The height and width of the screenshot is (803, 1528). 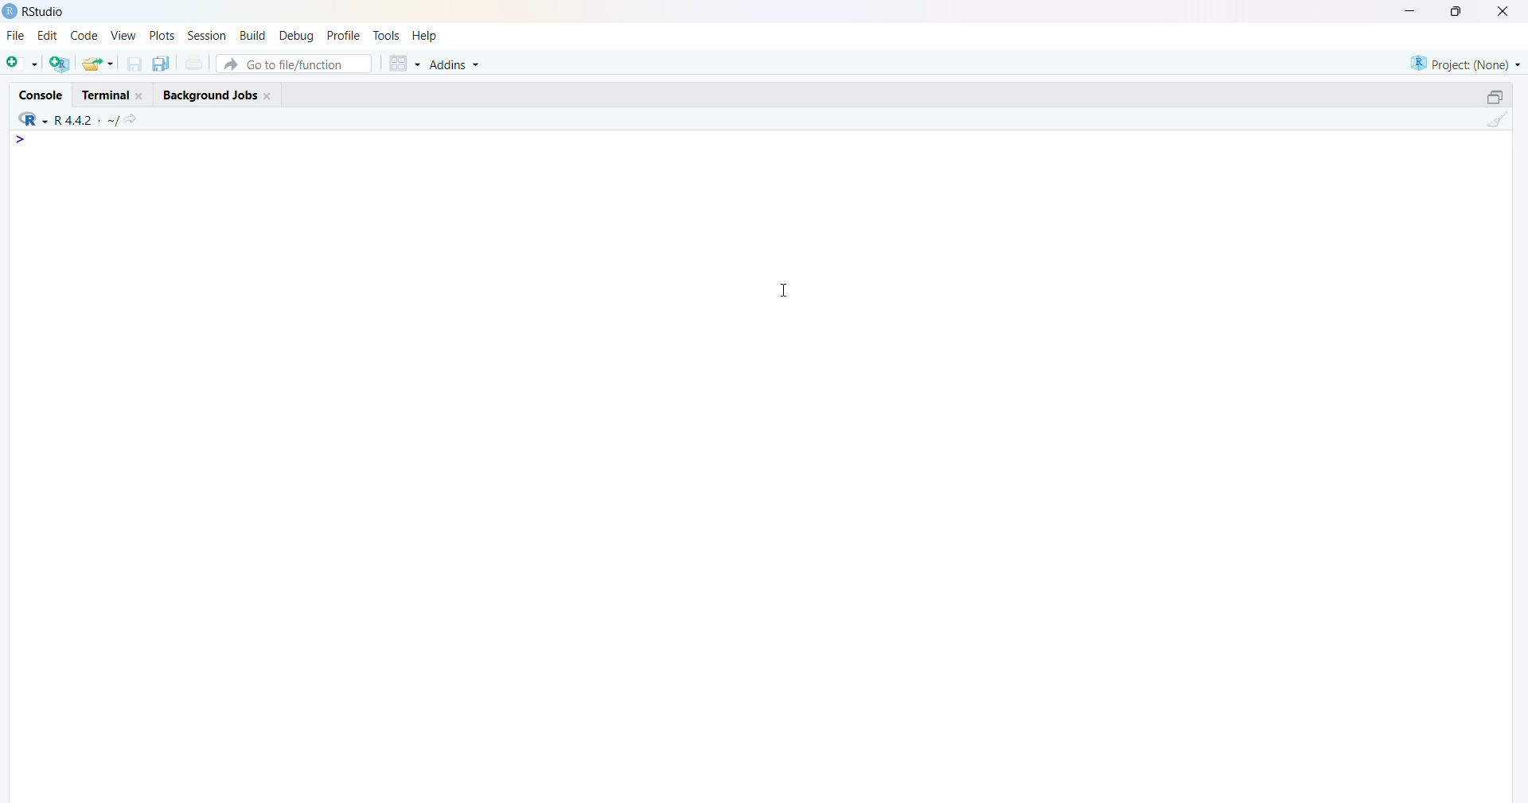 I want to click on view, so click(x=123, y=34).